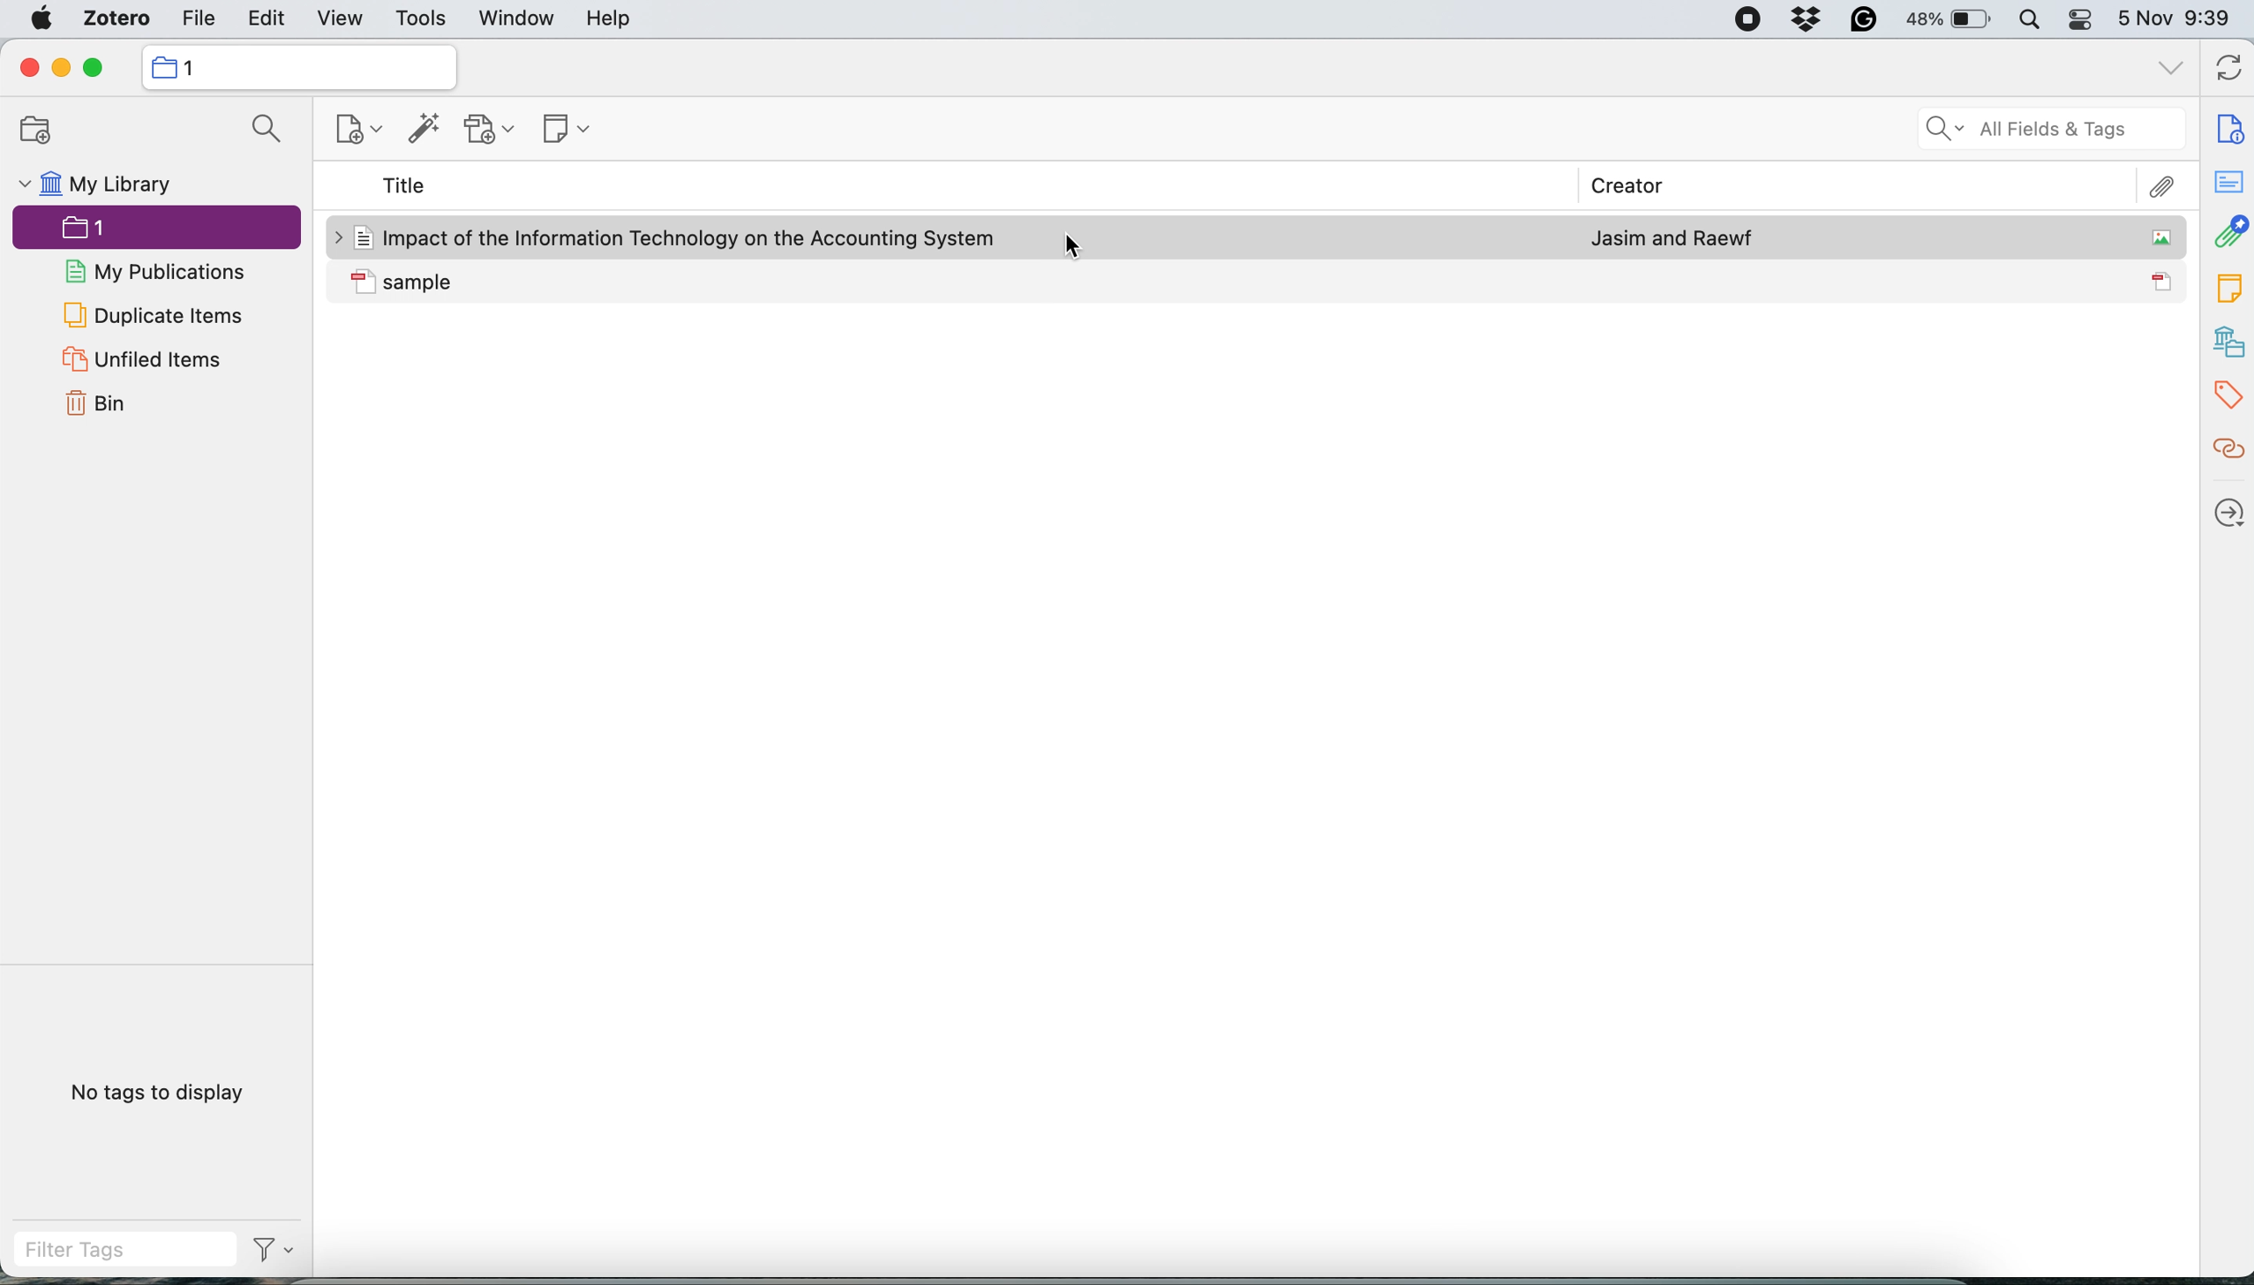  Describe the element at coordinates (2228, 511) in the screenshot. I see `locate` at that location.